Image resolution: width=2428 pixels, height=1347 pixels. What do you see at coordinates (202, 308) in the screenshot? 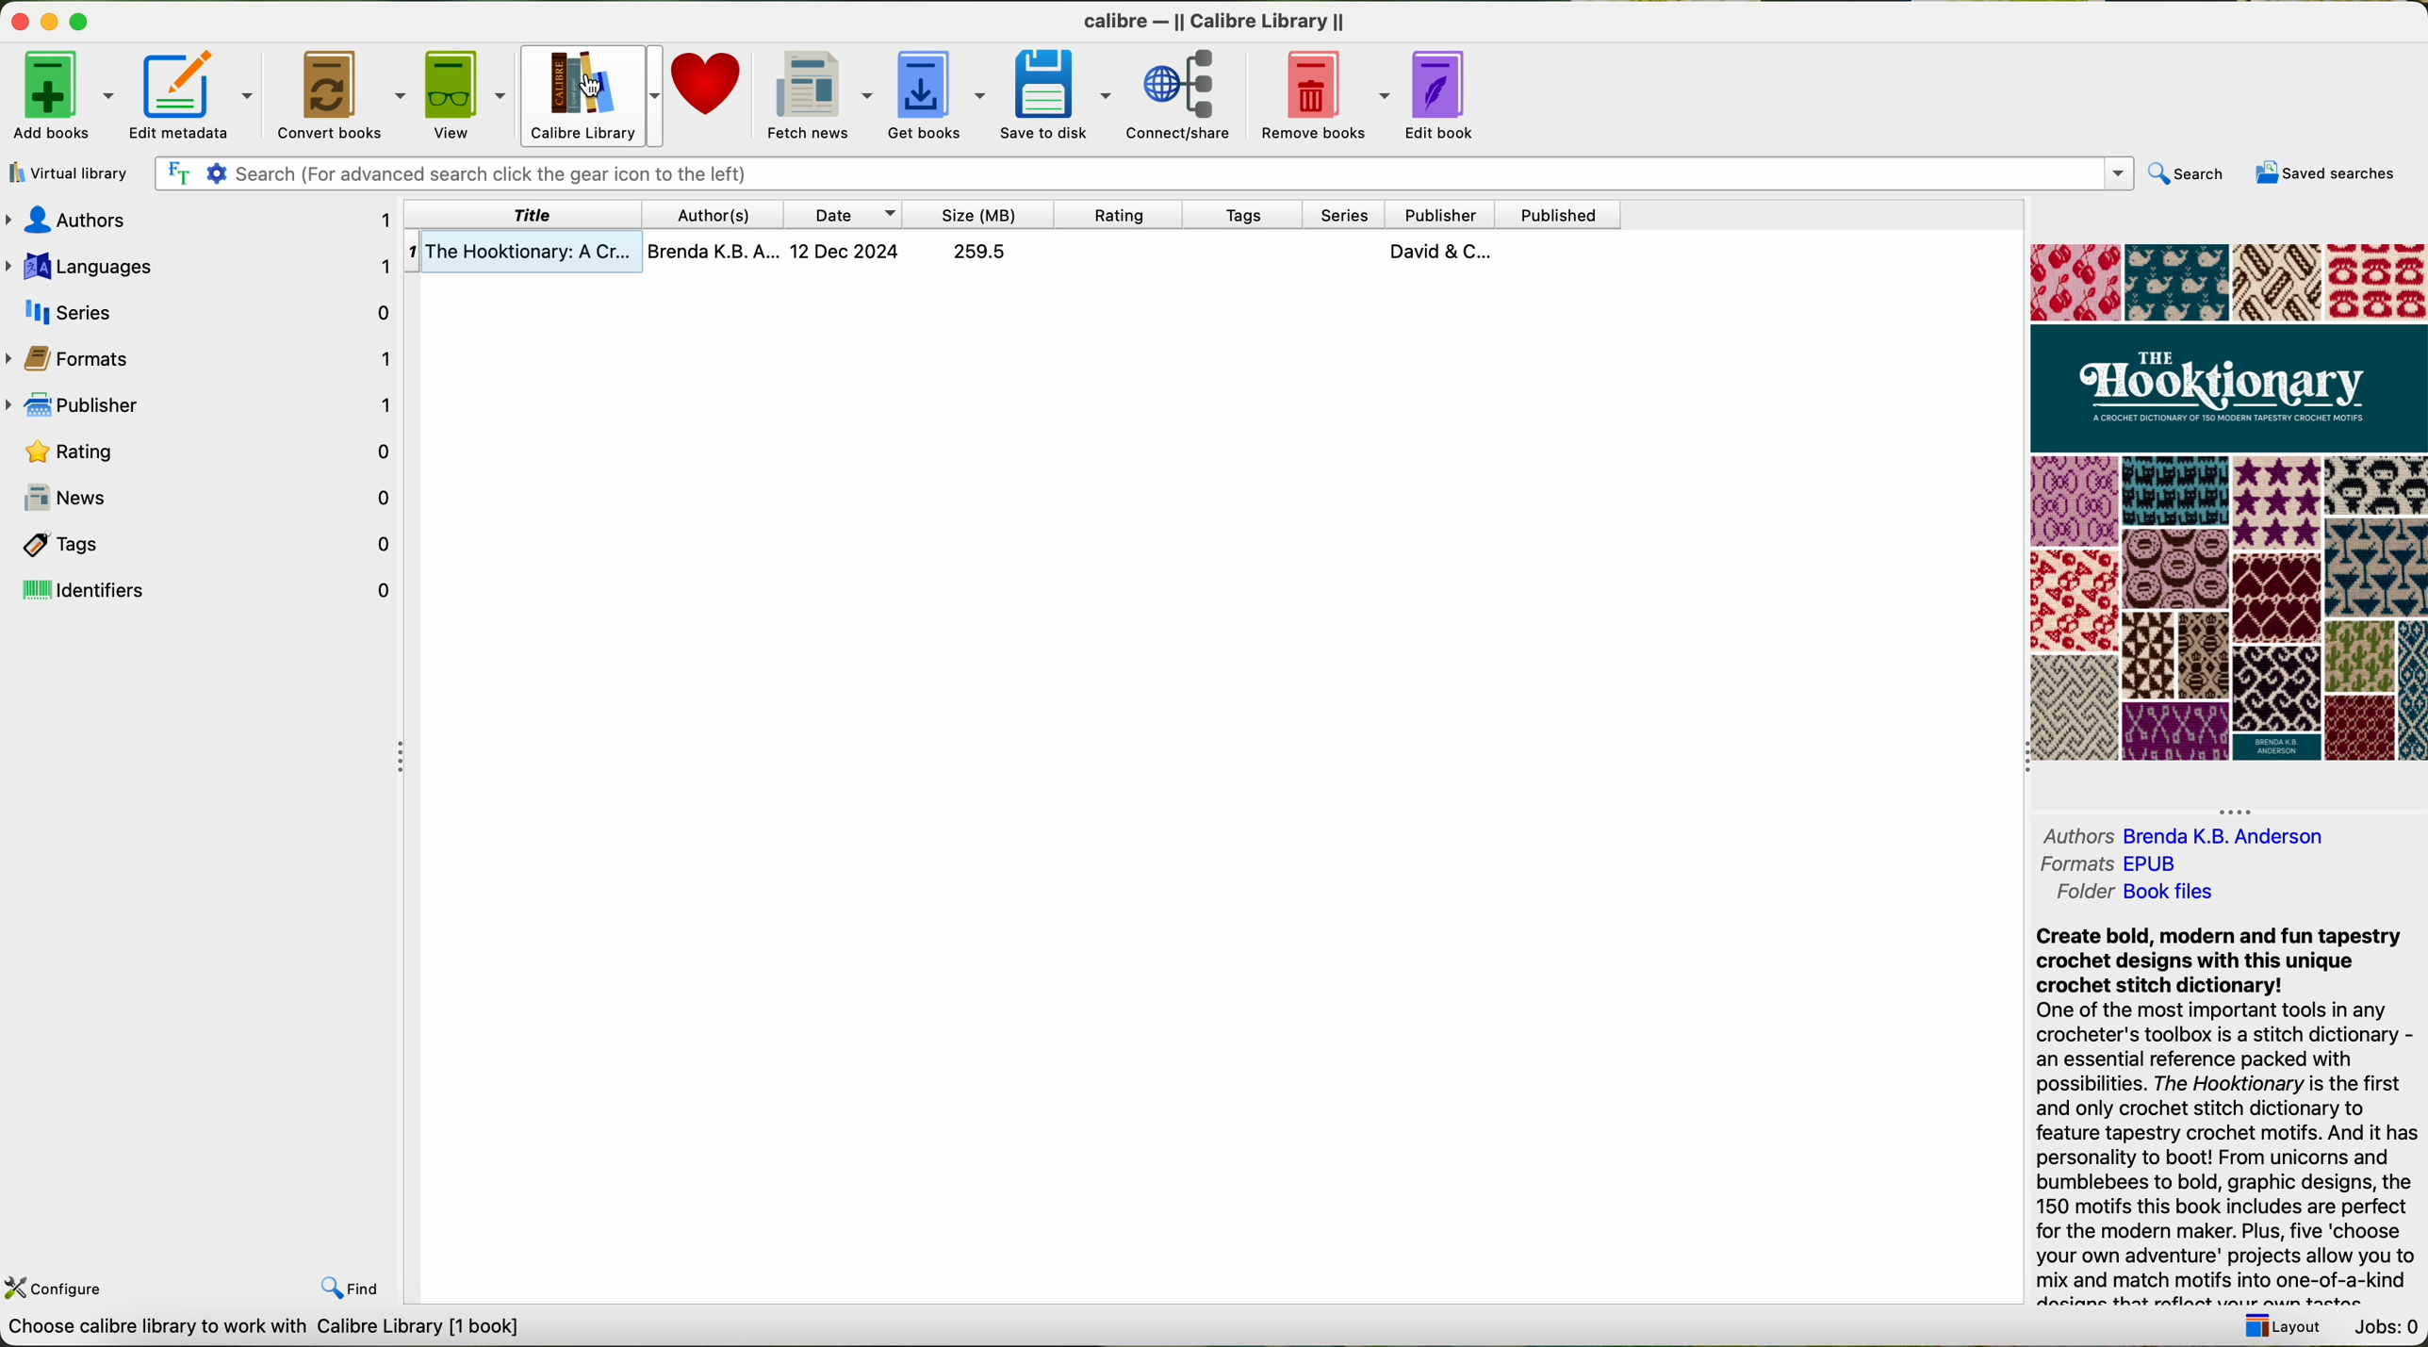
I see `series` at bounding box center [202, 308].